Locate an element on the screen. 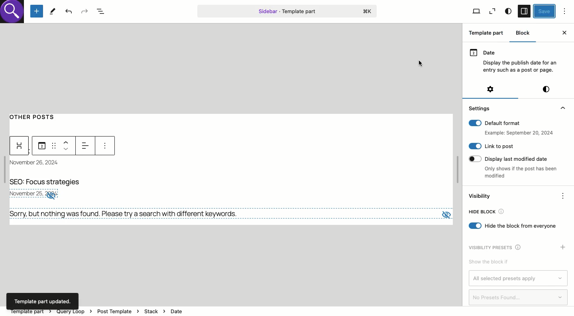  Left alignment is located at coordinates (86, 144).